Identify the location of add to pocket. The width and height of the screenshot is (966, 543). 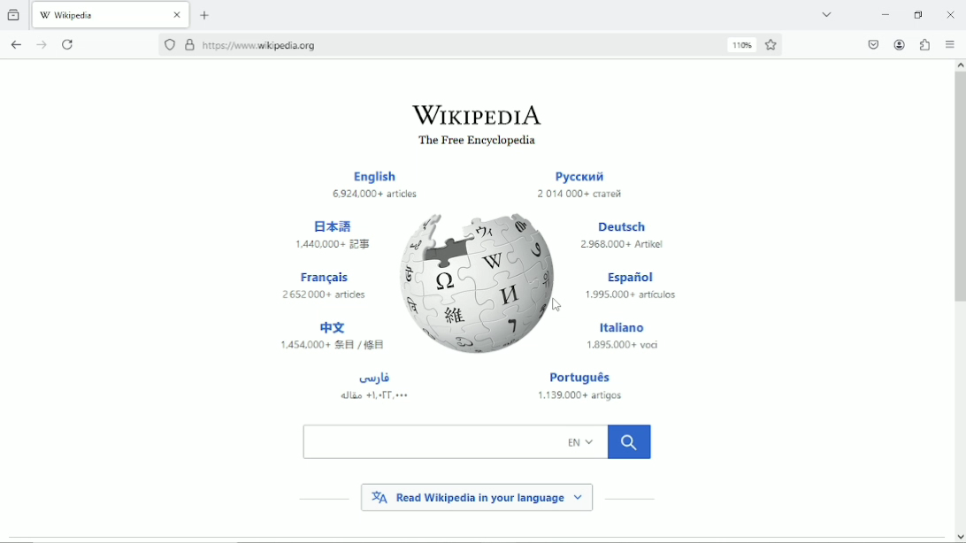
(871, 44).